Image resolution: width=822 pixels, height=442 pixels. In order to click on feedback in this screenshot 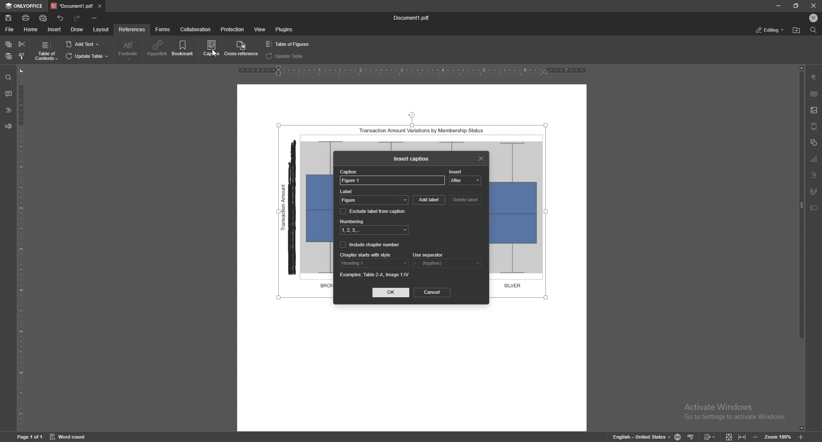, I will do `click(8, 126)`.